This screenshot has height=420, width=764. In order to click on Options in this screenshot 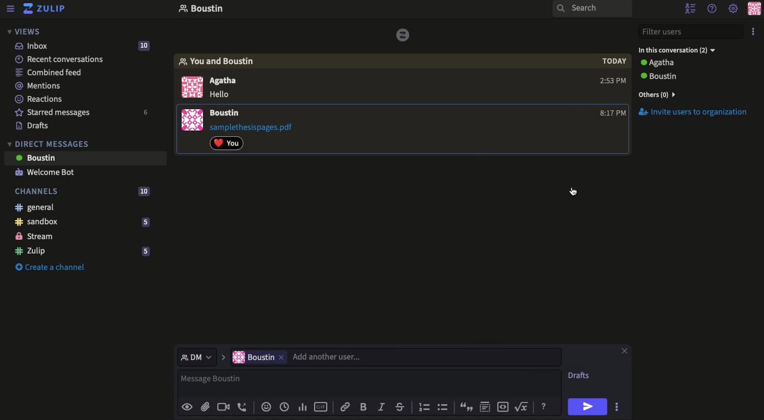, I will do `click(616, 406)`.